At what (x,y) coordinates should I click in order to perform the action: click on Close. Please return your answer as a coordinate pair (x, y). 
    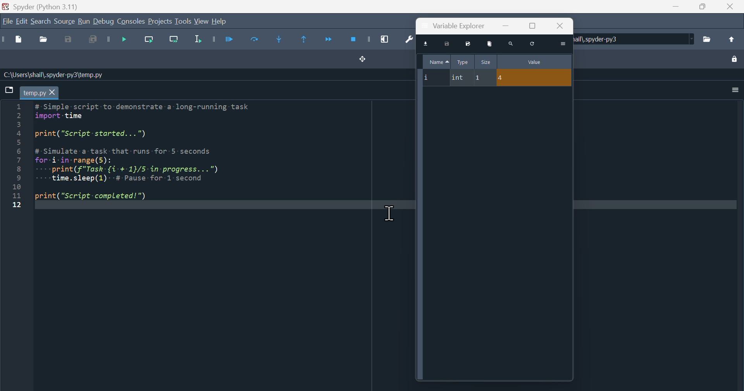
    Looking at the image, I should click on (728, 7).